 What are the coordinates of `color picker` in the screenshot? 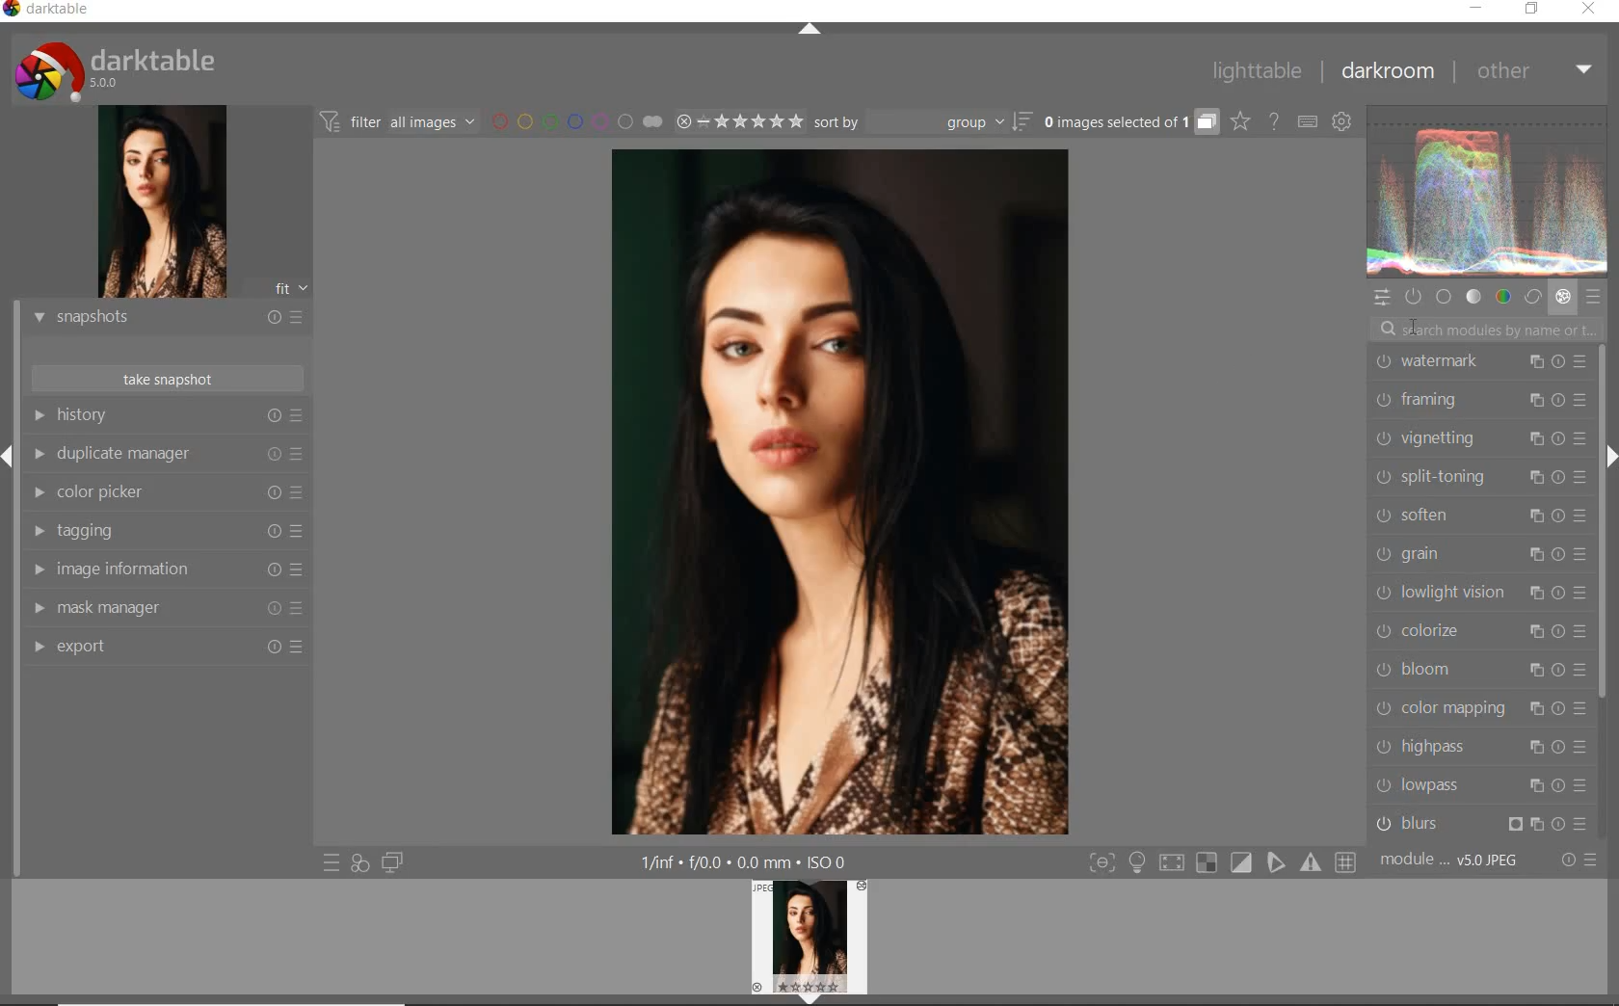 It's located at (167, 492).